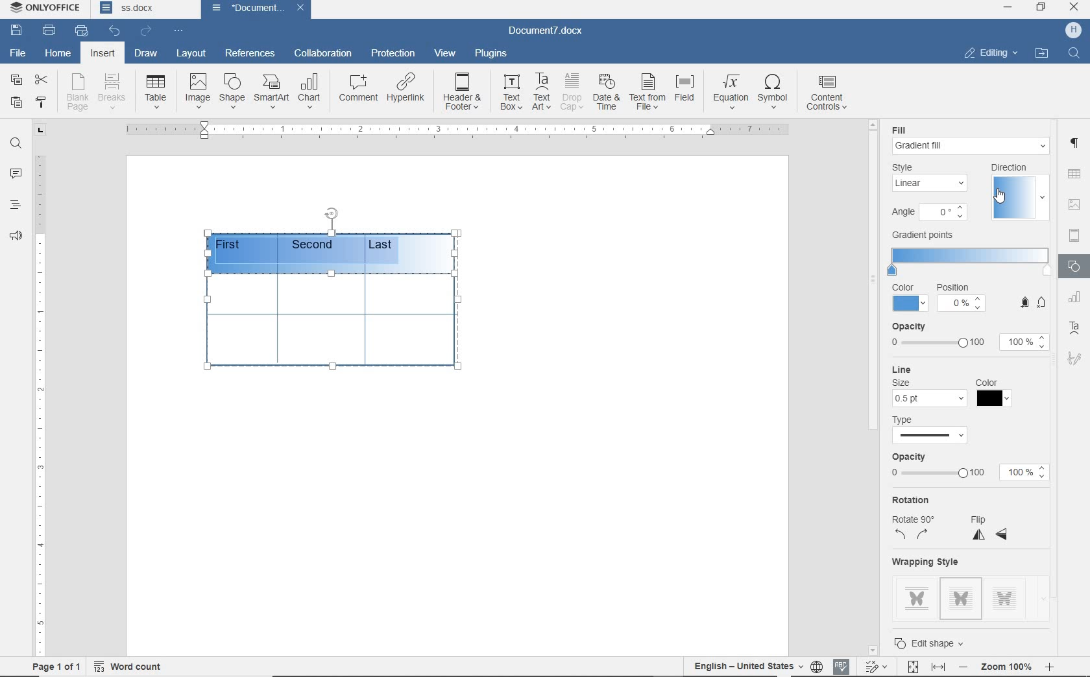  Describe the element at coordinates (748, 665) in the screenshot. I see `text language` at that location.